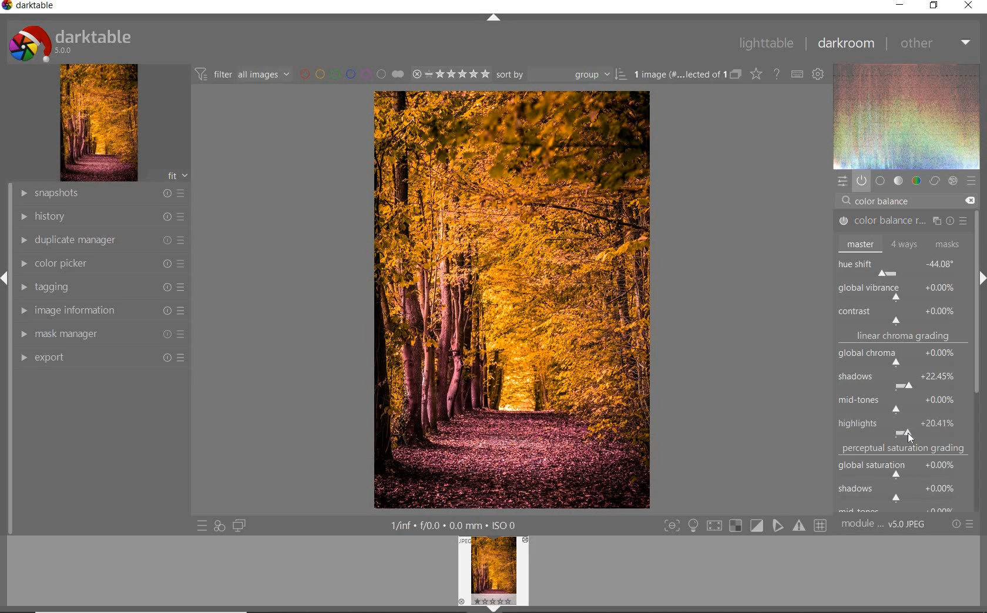 This screenshot has width=987, height=613. I want to click on enable for online help, so click(778, 74).